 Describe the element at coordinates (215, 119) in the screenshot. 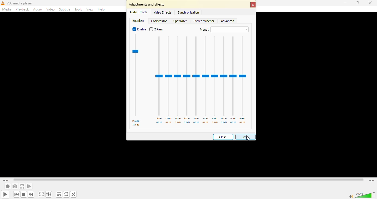

I see `6 khz` at that location.